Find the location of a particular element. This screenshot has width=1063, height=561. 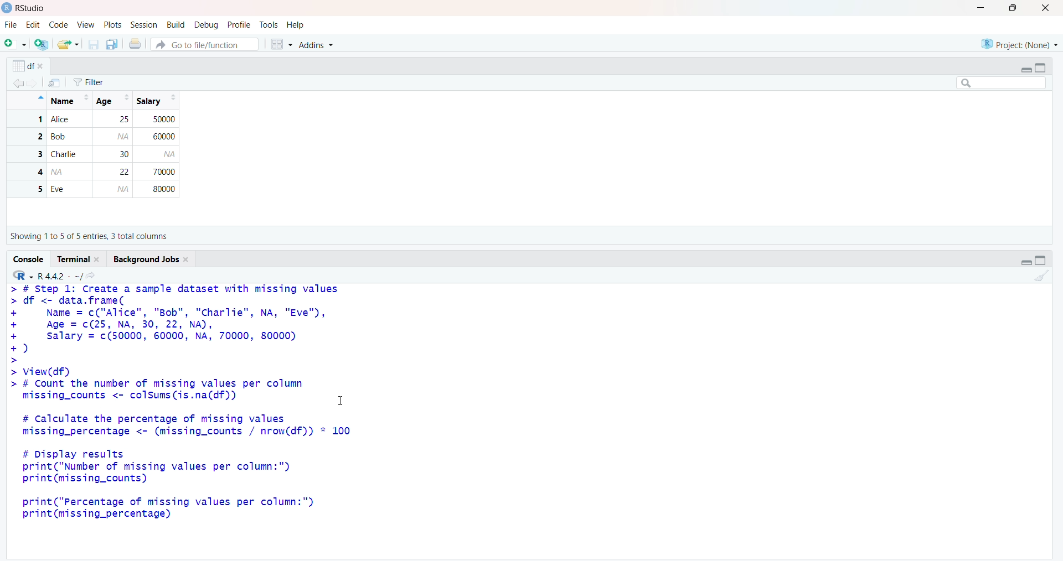

Open an existing file (Ctrl + O) is located at coordinates (66, 44).